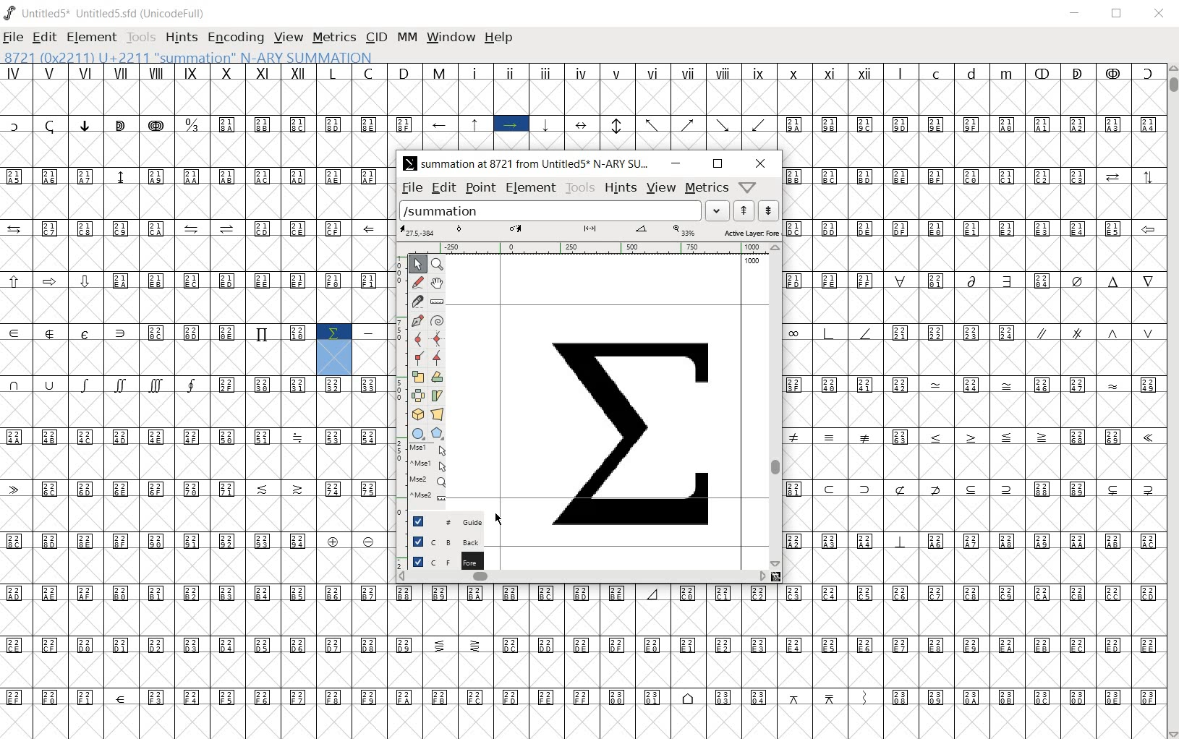 This screenshot has width=1179, height=739. Describe the element at coordinates (440, 539) in the screenshot. I see `background` at that location.